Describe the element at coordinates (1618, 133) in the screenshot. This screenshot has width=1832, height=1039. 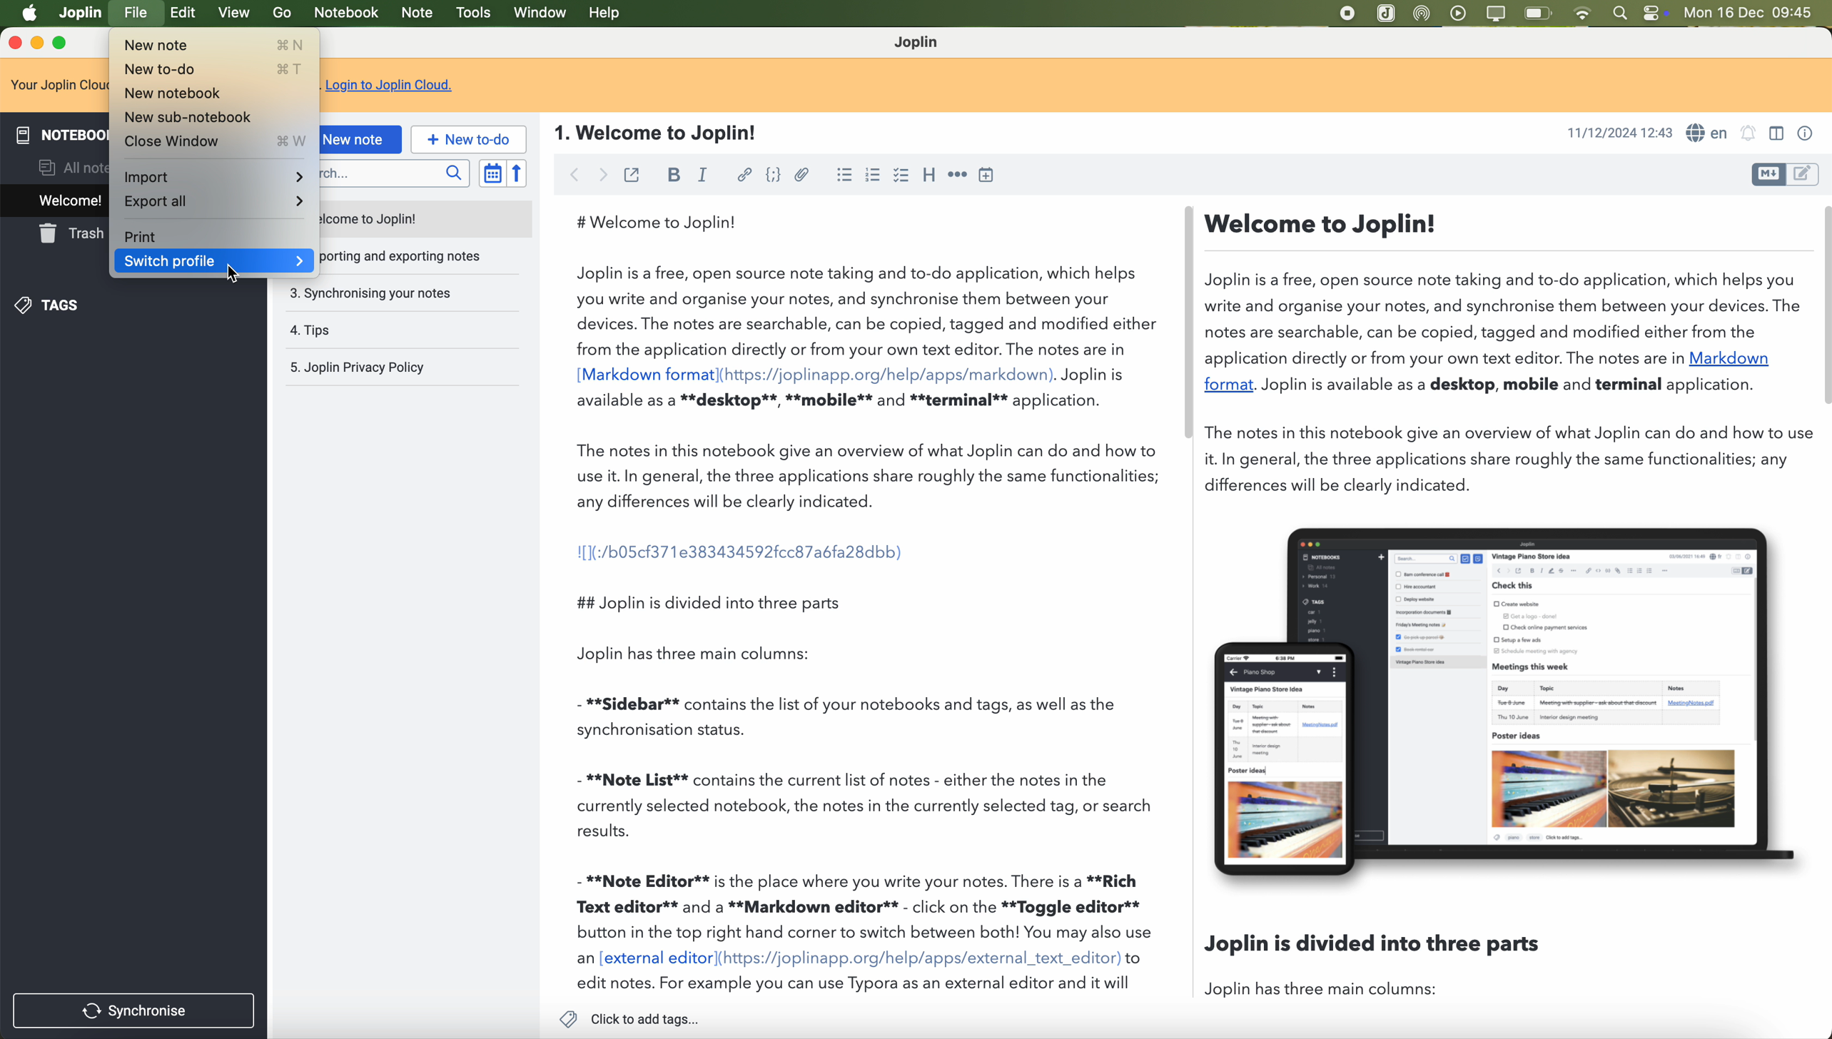
I see `11/12/2024 12:43` at that location.